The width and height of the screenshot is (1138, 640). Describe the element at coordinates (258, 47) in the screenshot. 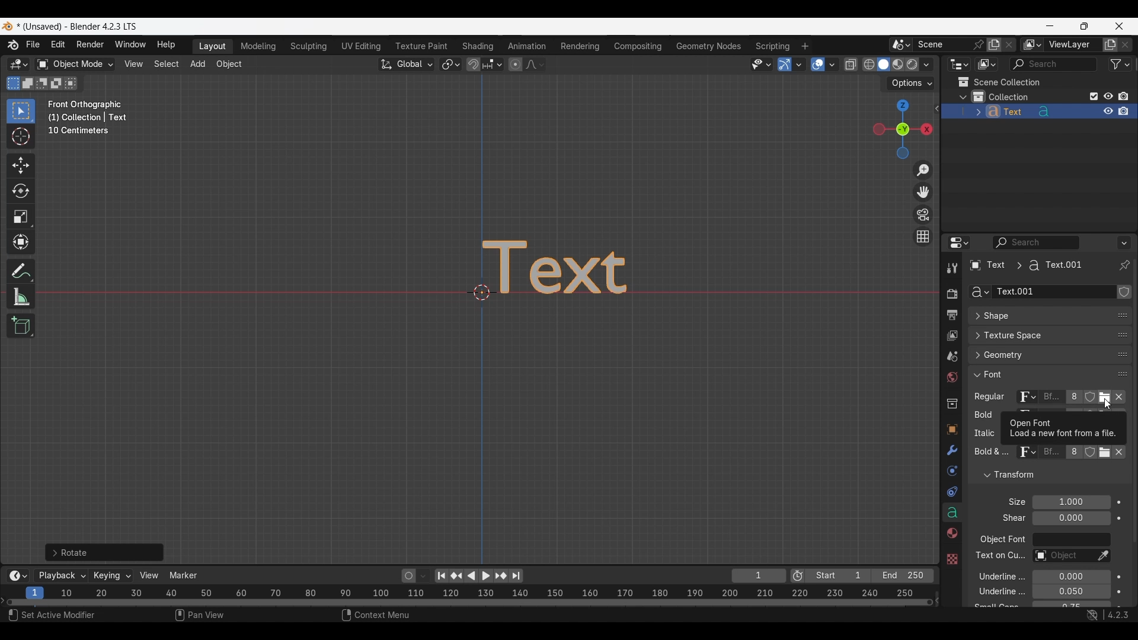

I see `Medeling workspace` at that location.